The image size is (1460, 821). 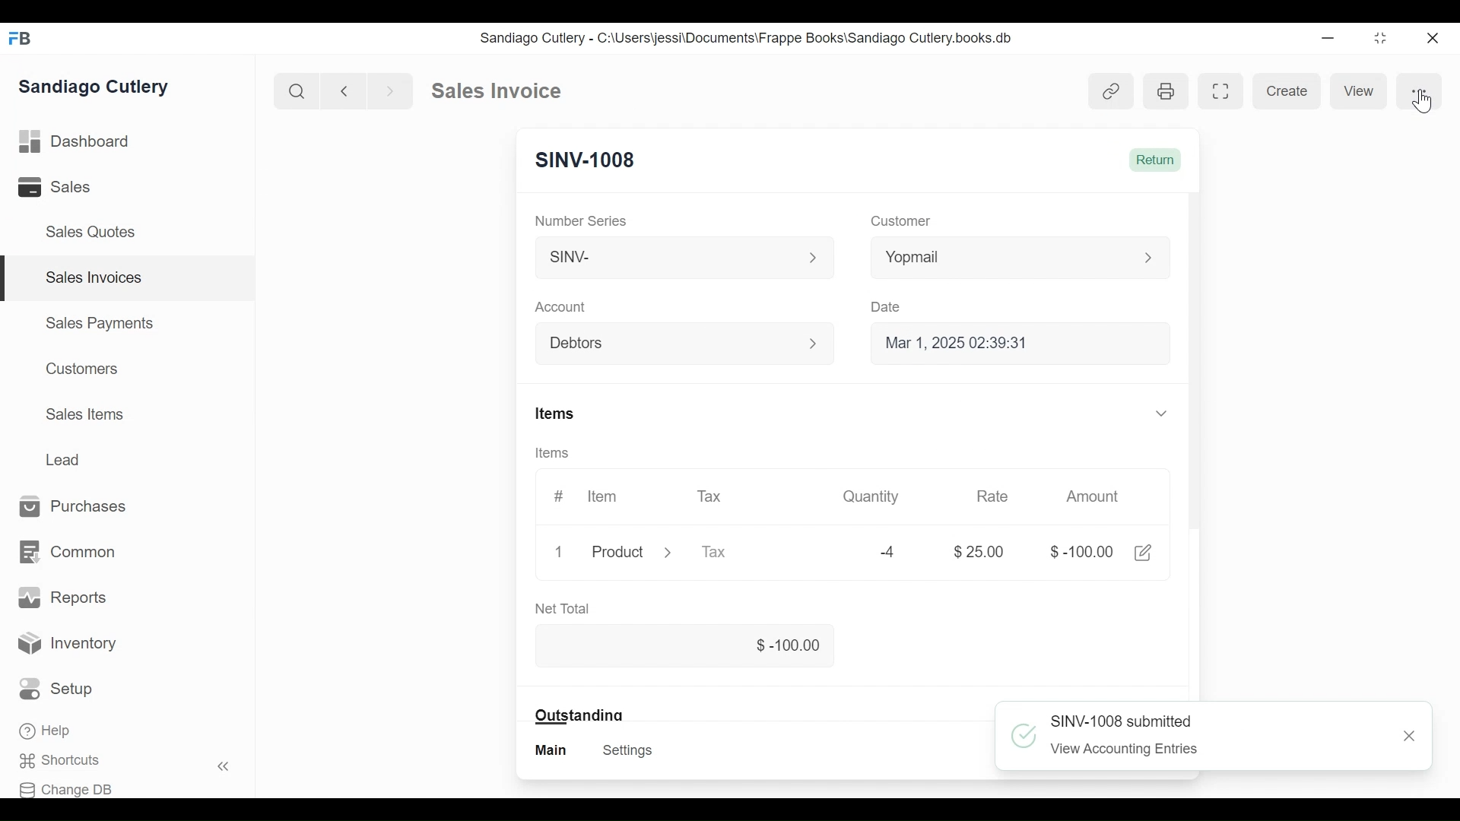 I want to click on Setup, so click(x=56, y=689).